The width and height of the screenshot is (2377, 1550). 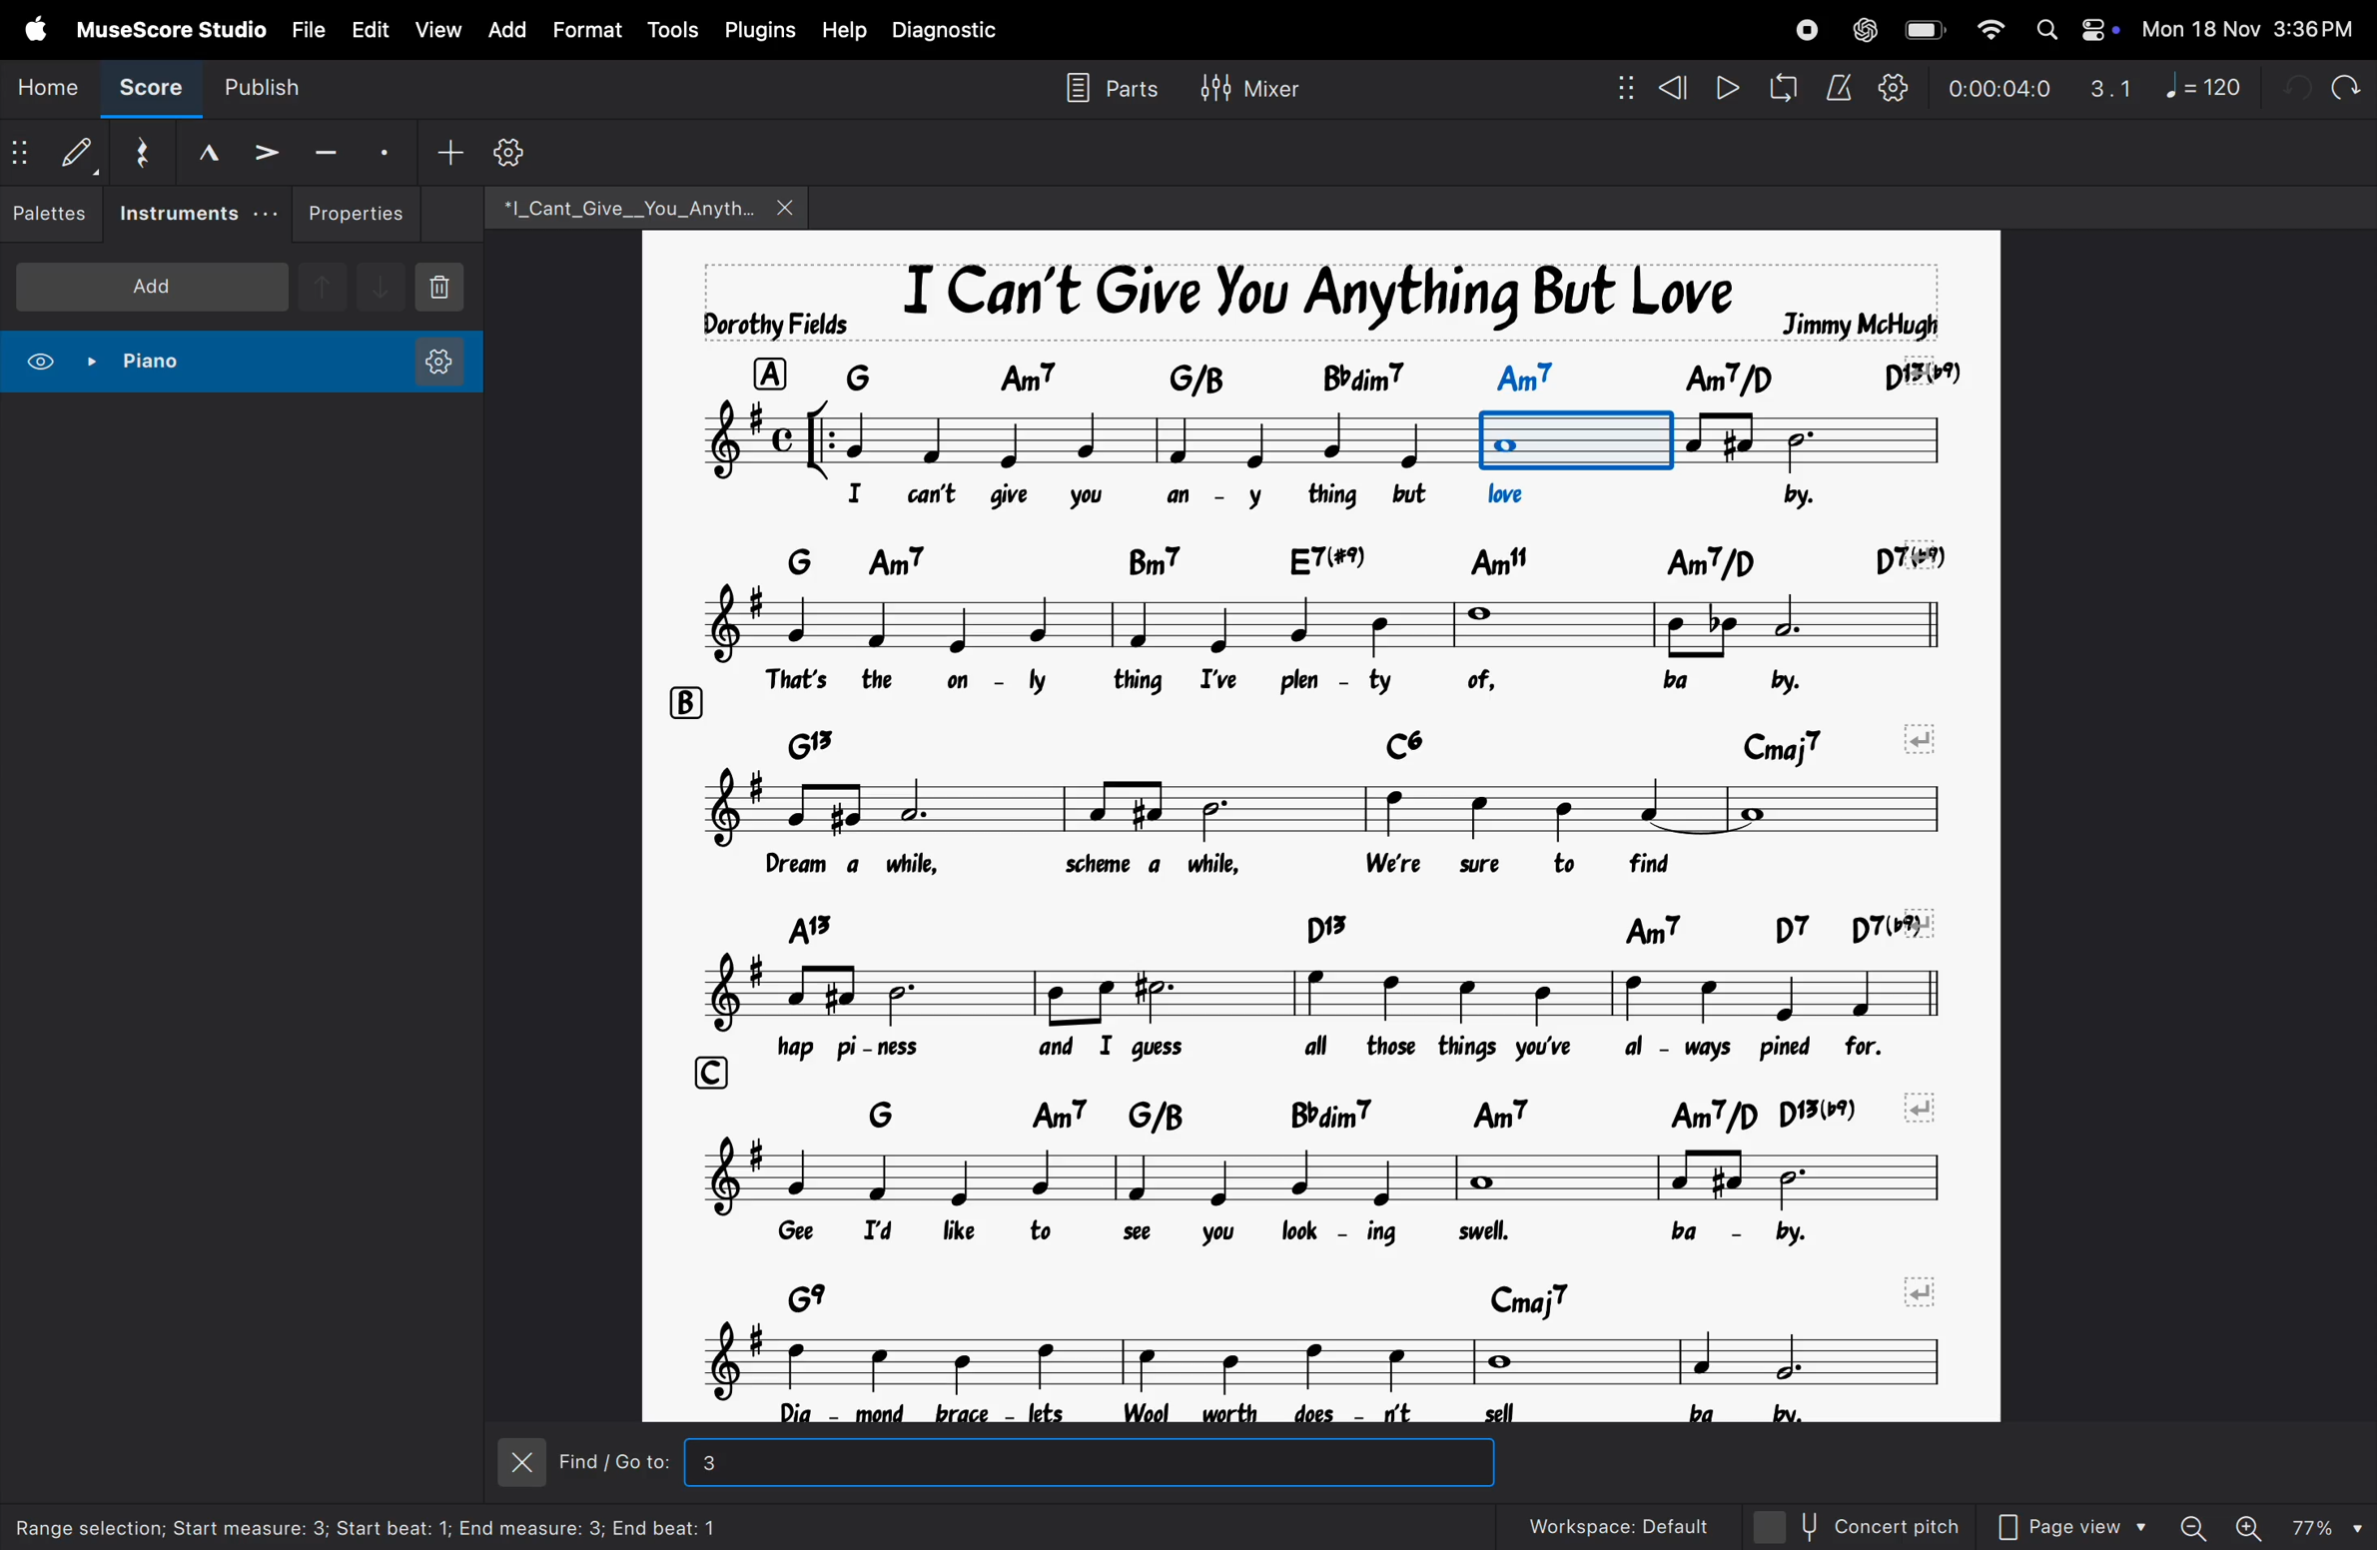 I want to click on 3.1, so click(x=2105, y=85).